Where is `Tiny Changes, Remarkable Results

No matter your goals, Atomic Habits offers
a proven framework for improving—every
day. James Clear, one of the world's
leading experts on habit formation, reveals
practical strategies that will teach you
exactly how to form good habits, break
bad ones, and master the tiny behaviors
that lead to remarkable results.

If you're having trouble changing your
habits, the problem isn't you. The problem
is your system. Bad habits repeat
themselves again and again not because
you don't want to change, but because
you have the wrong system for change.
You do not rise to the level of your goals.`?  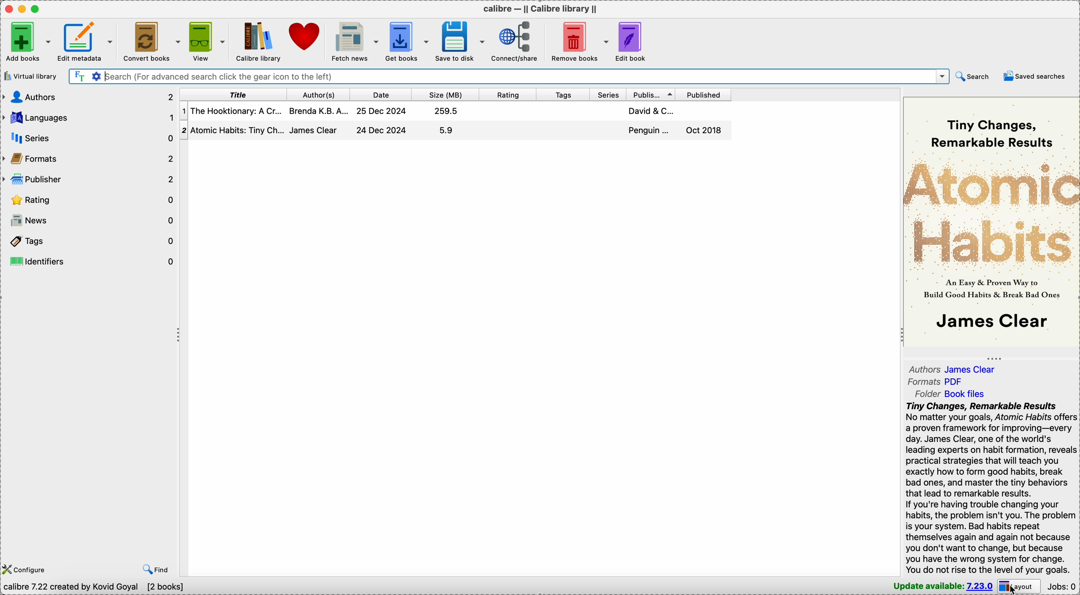 Tiny Changes, Remarkable Results

No matter your goals, Atomic Habits offers
a proven framework for improving—every
day. James Clear, one of the world's
leading experts on habit formation, reveals
practical strategies that will teach you
exactly how to form good habits, break
bad ones, and master the tiny behaviors
that lead to remarkable results.

If you're having trouble changing your
habits, the problem isn't you. The problem
is your system. Bad habits repeat
themselves again and again not because
you don't want to change, but because
you have the wrong system for change.
You do not rise to the level of your goals. is located at coordinates (992, 488).